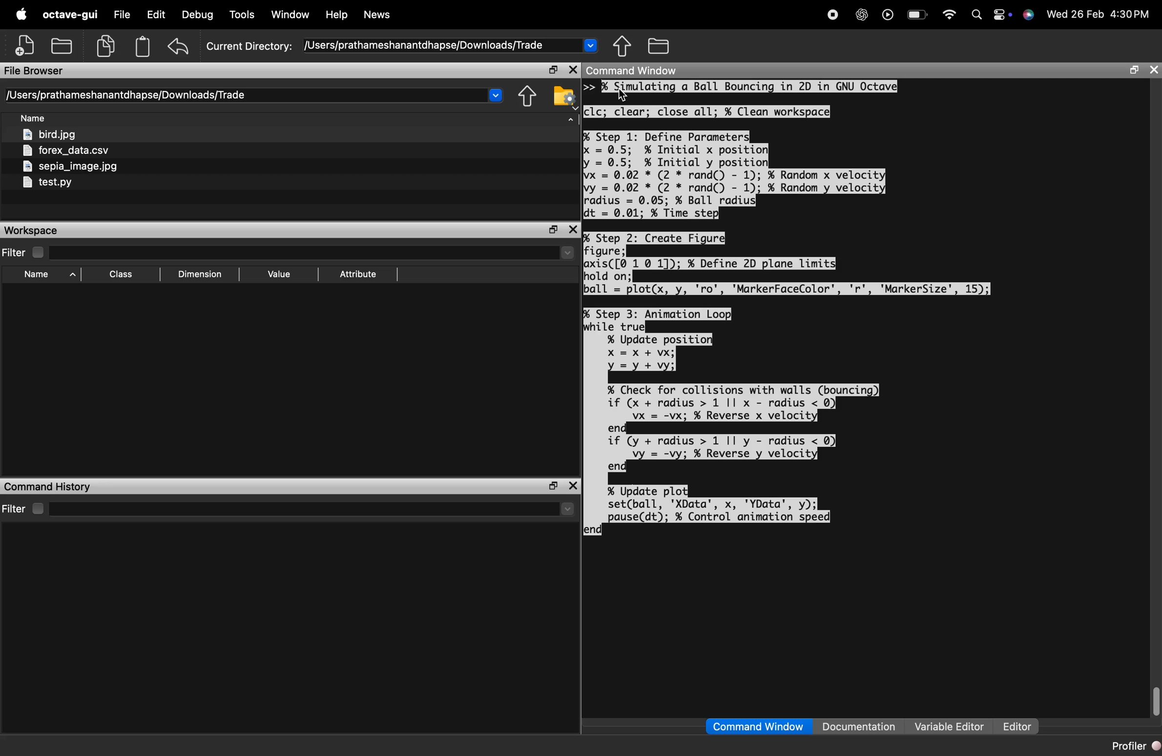 The width and height of the screenshot is (1162, 756). Describe the element at coordinates (758, 727) in the screenshot. I see `Command Window` at that location.